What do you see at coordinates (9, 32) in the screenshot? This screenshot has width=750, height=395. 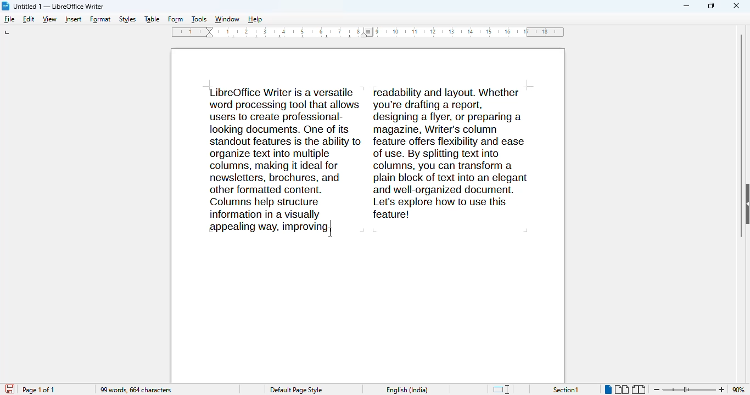 I see `left tab stop option` at bounding box center [9, 32].